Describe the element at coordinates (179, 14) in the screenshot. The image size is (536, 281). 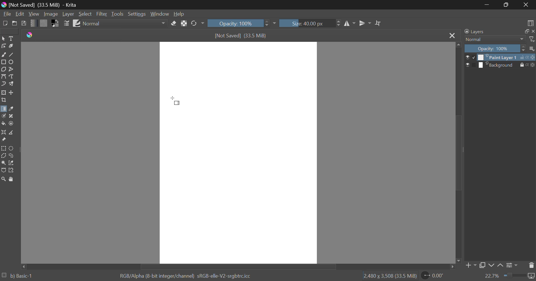
I see `Help` at that location.